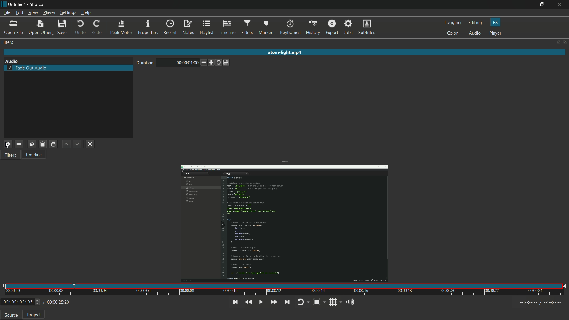 This screenshot has width=569, height=320. Describe the element at coordinates (40, 28) in the screenshot. I see `open other` at that location.